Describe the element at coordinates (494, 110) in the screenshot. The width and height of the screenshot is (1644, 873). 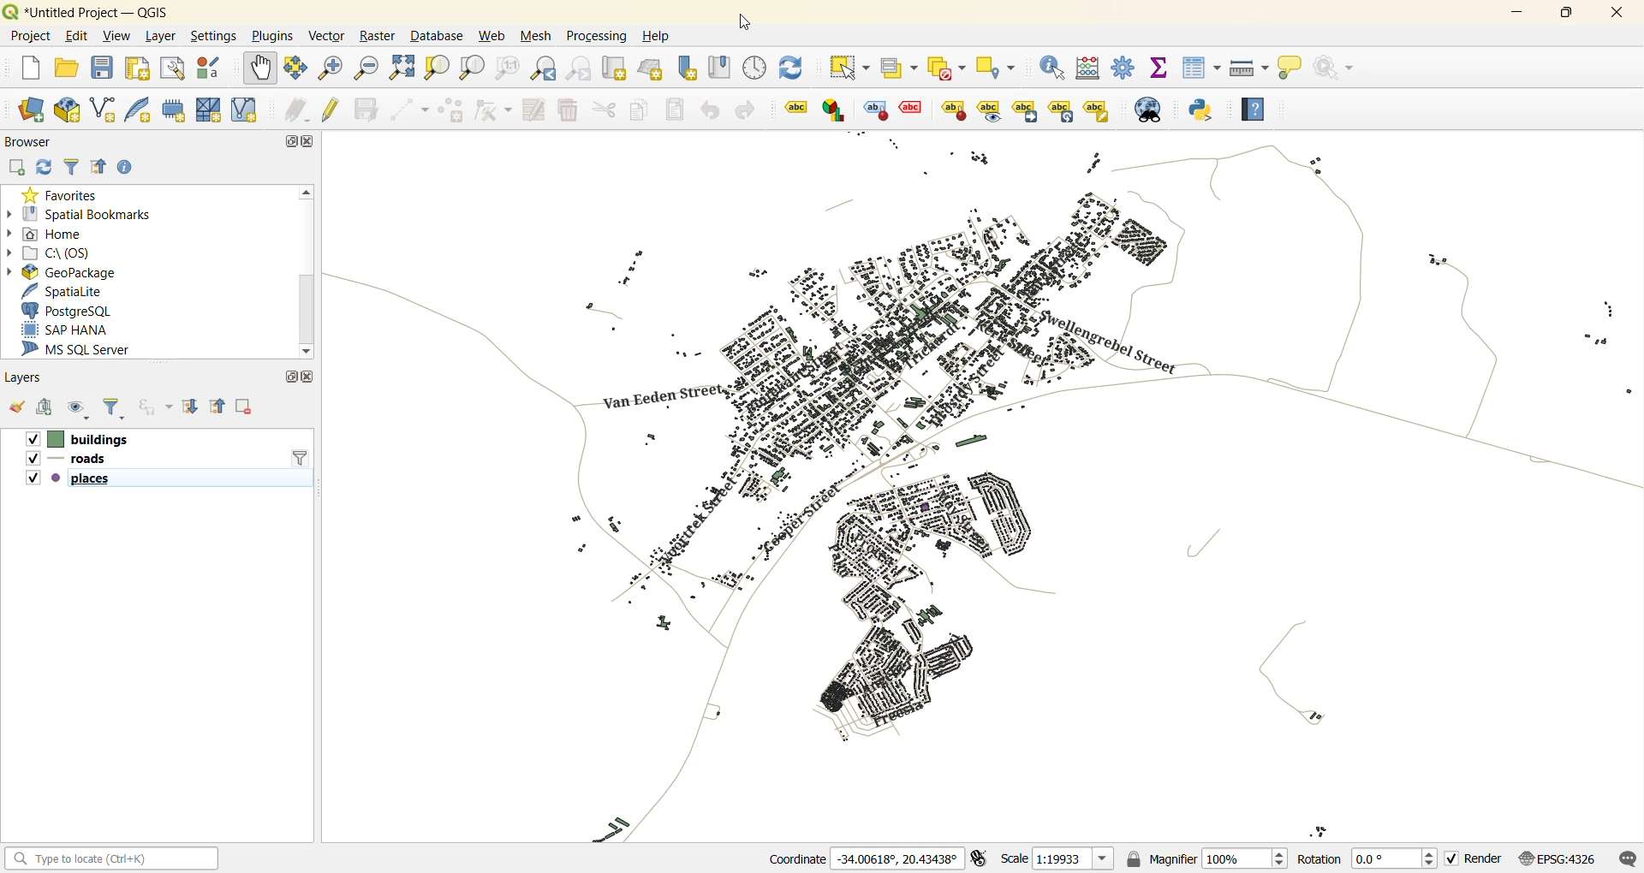
I see `vertex tools` at that location.